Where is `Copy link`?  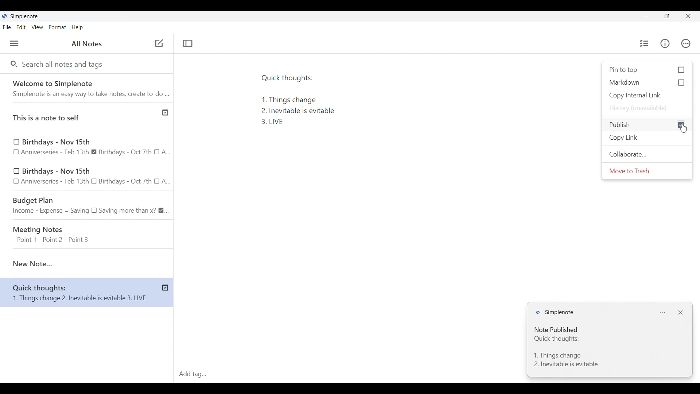
Copy link is located at coordinates (647, 138).